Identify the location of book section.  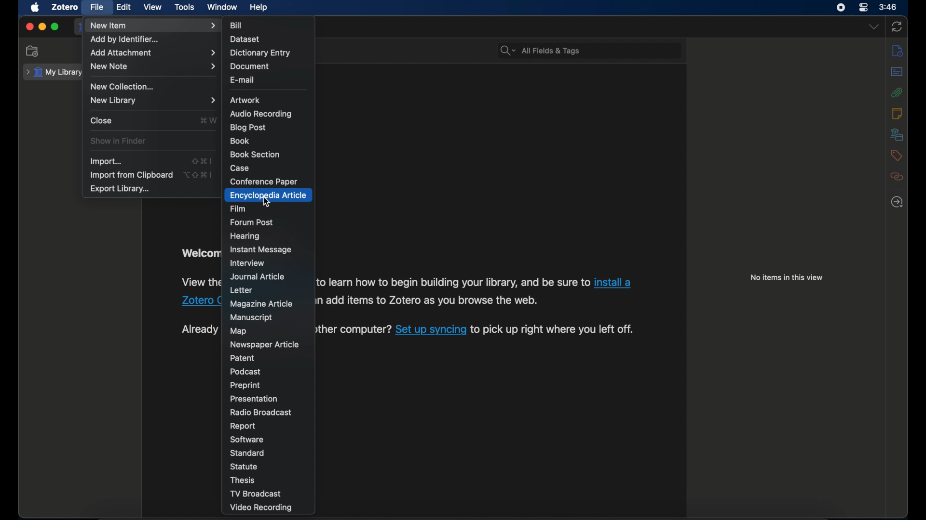
(255, 154).